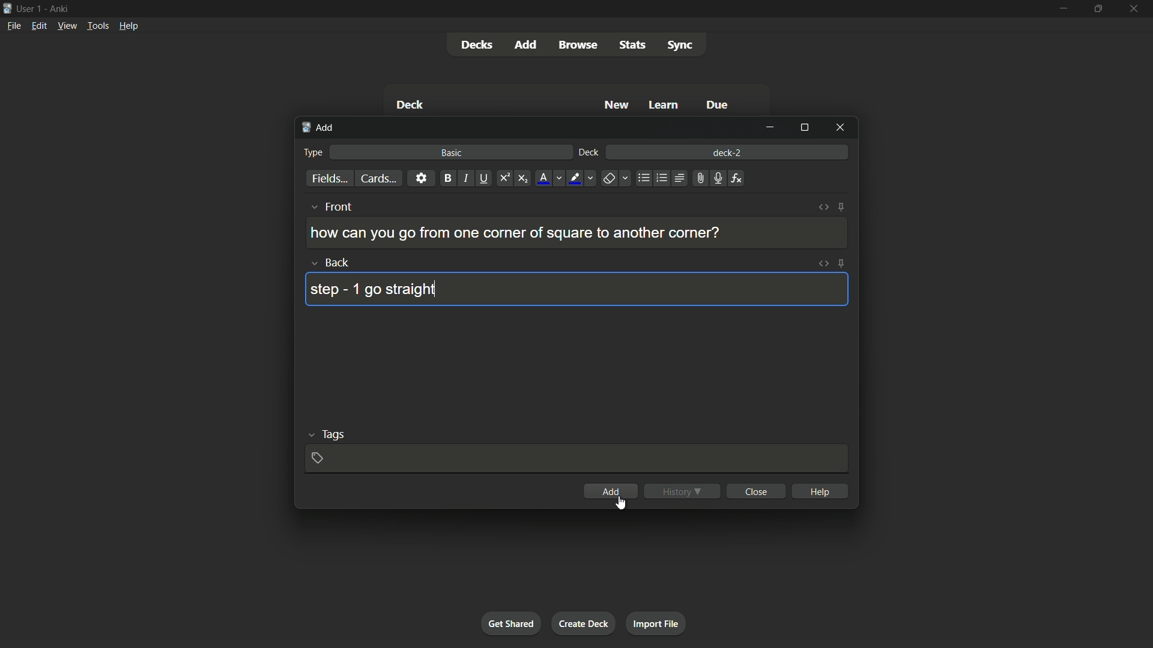 This screenshot has width=1153, height=648. I want to click on help menu, so click(129, 25).